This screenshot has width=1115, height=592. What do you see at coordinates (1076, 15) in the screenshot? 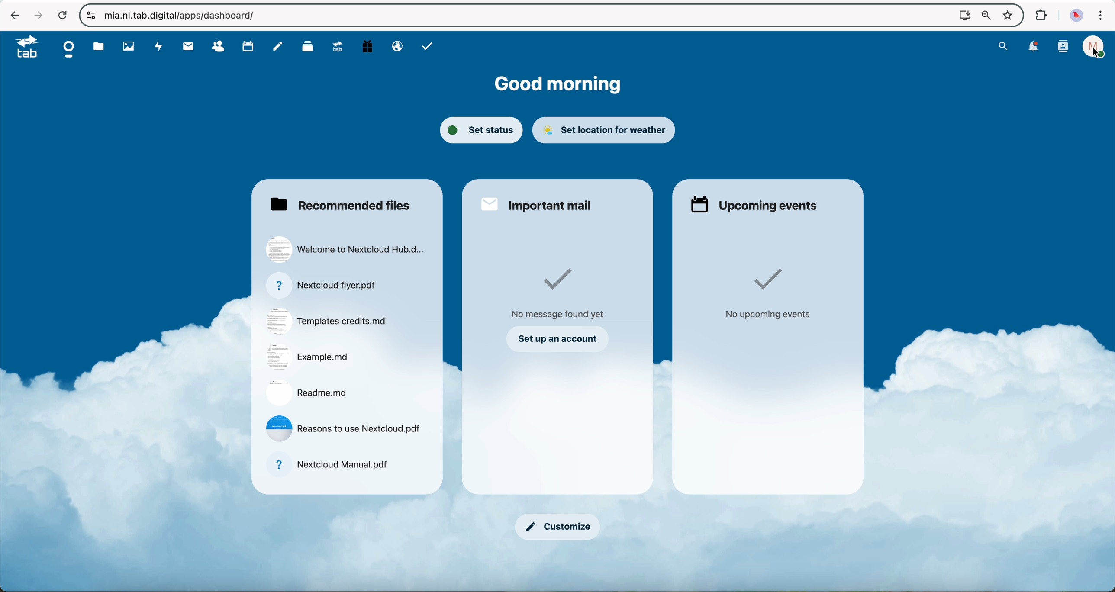
I see `profile picture` at bounding box center [1076, 15].